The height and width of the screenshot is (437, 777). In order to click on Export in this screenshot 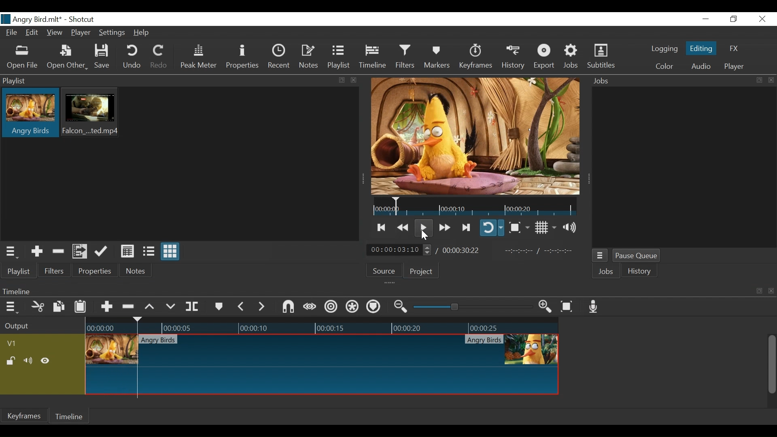, I will do `click(546, 58)`.